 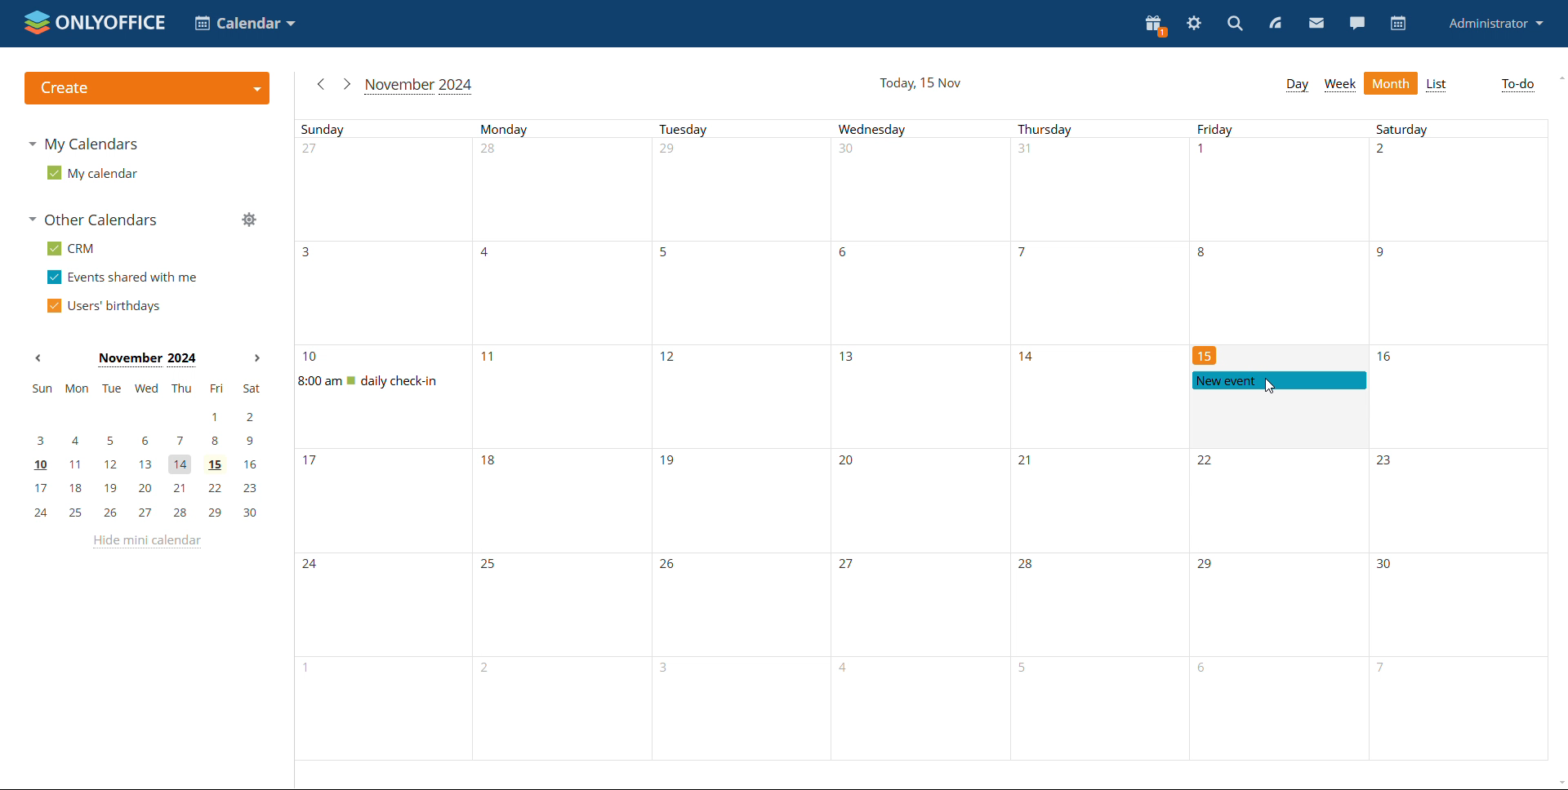 I want to click on next month, so click(x=346, y=85).